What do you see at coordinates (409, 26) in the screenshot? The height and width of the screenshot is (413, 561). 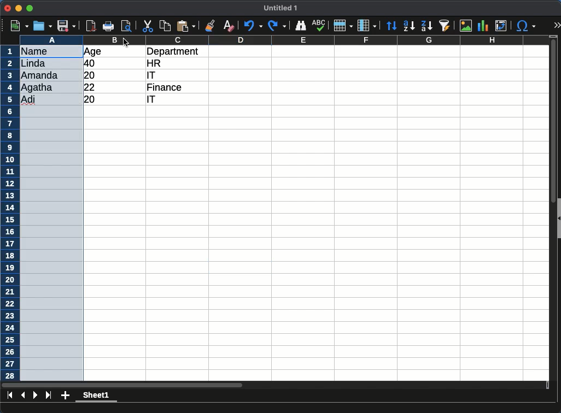 I see `descending` at bounding box center [409, 26].